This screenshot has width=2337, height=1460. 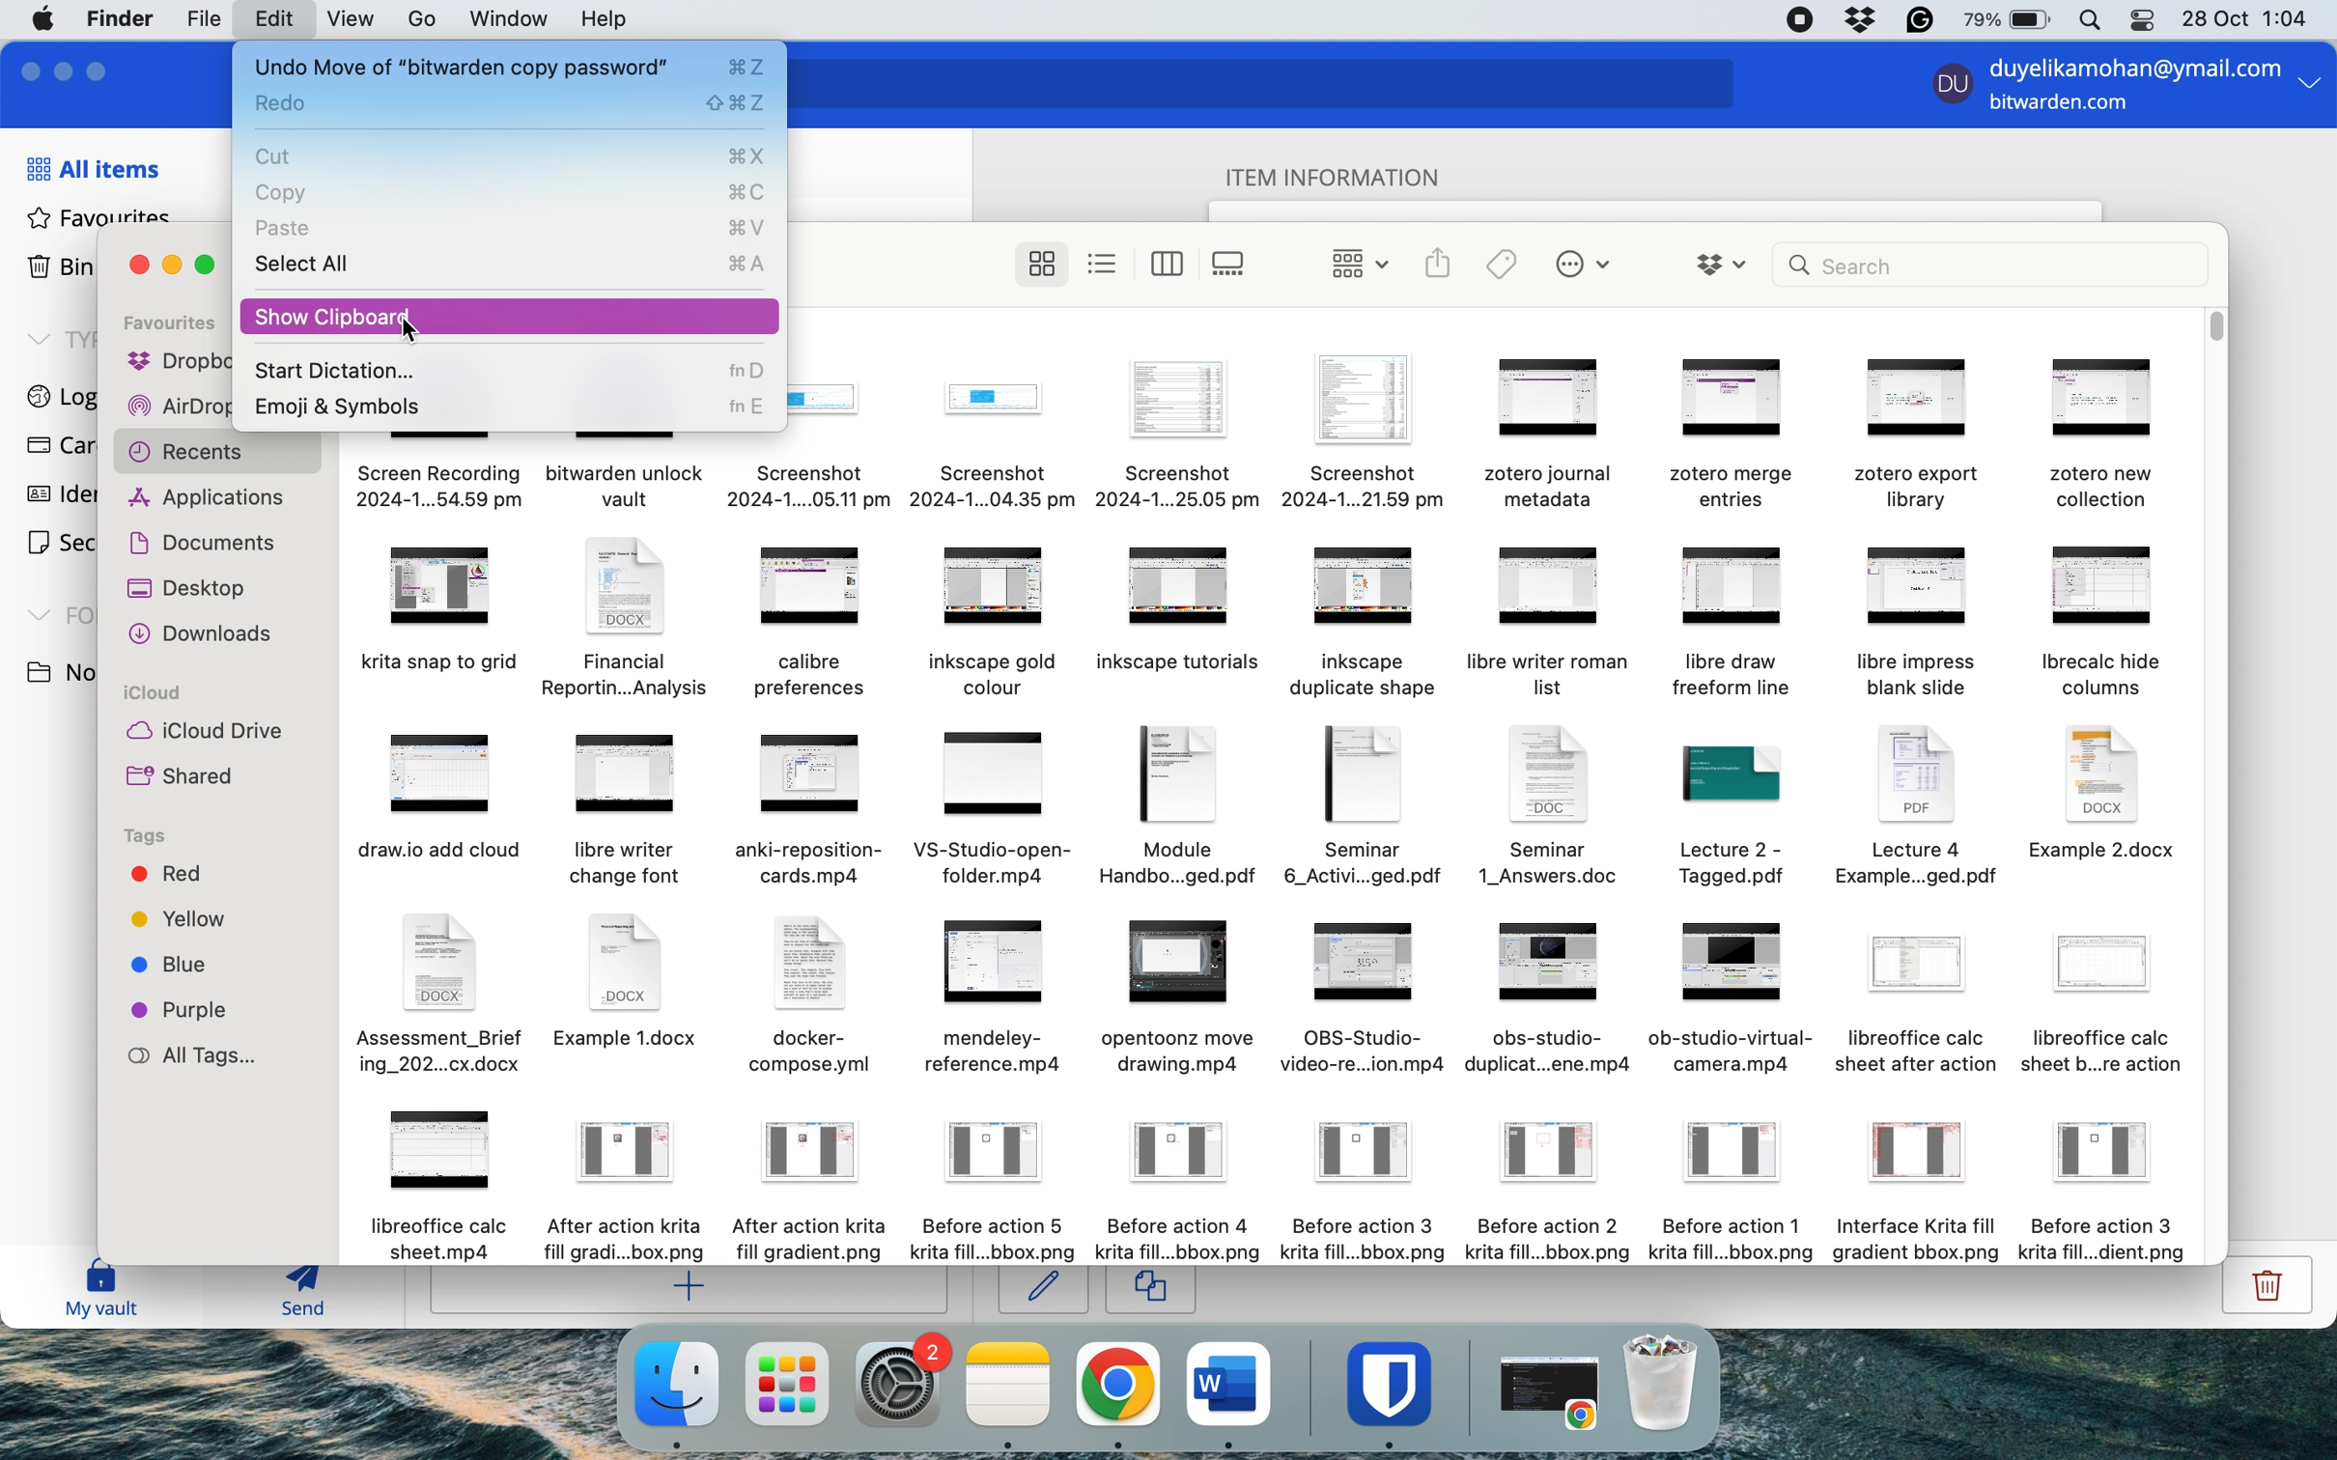 I want to click on system files, so click(x=1272, y=853).